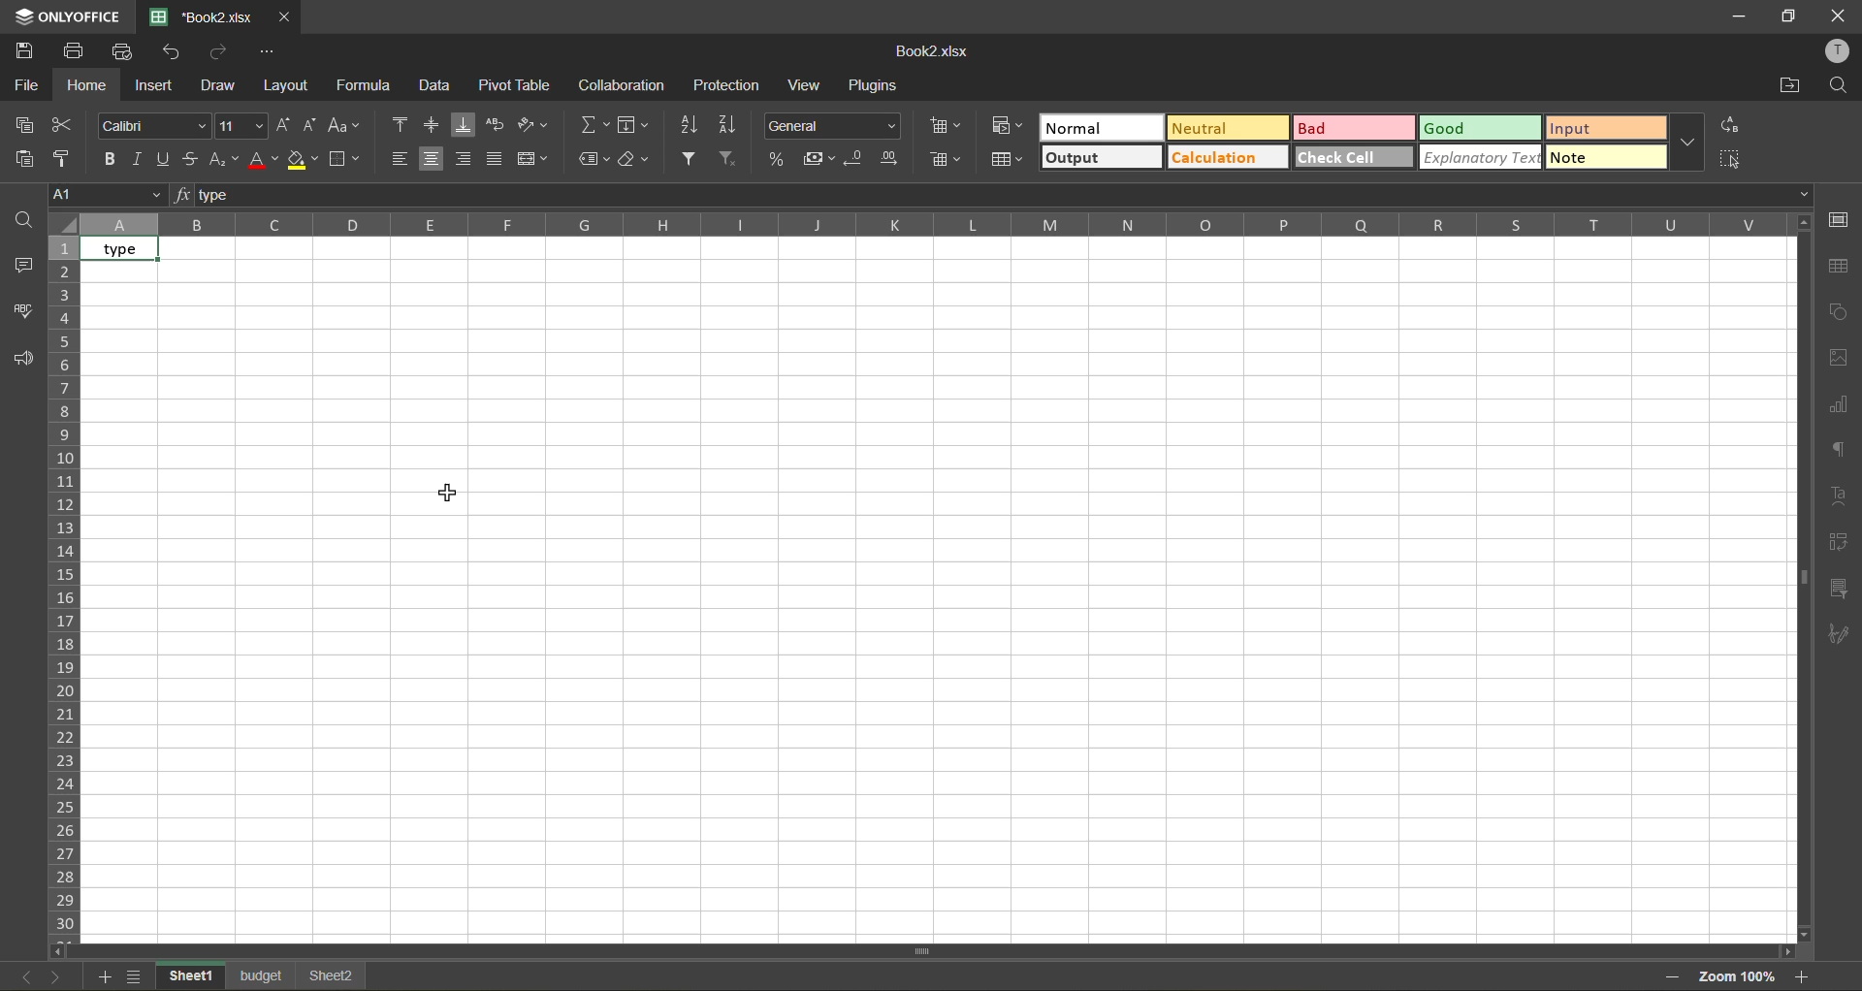  Describe the element at coordinates (517, 87) in the screenshot. I see `pivot table` at that location.